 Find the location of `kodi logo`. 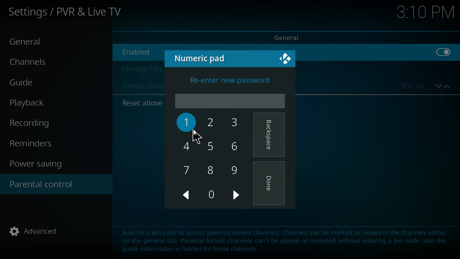

kodi logo is located at coordinates (286, 60).